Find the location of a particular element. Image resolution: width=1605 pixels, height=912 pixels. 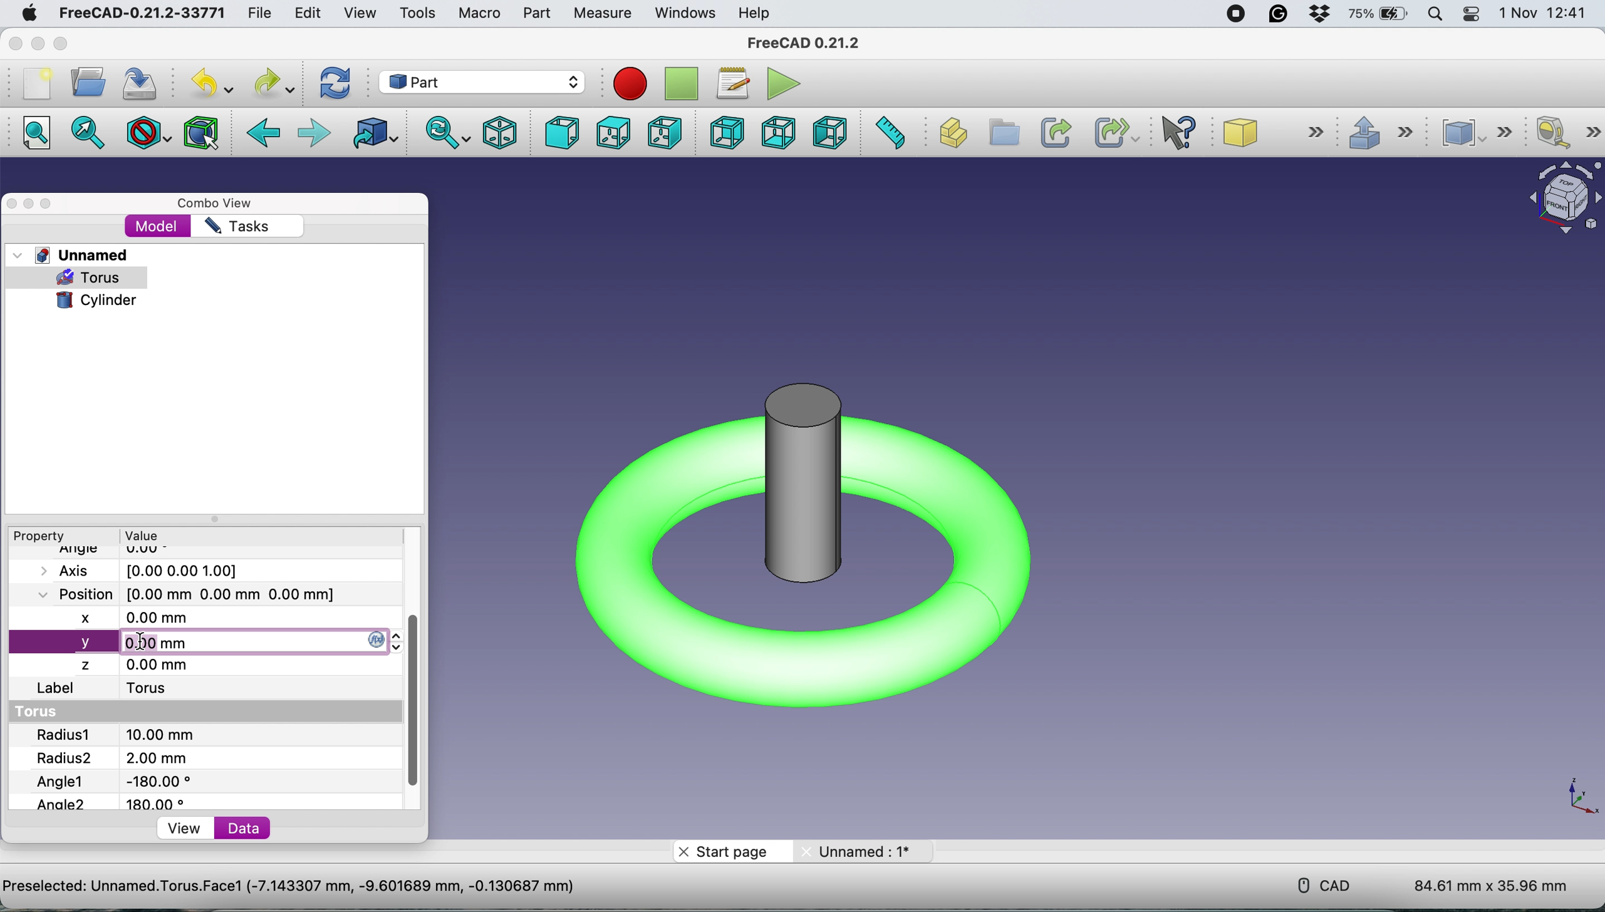

maximise is located at coordinates (48, 204).